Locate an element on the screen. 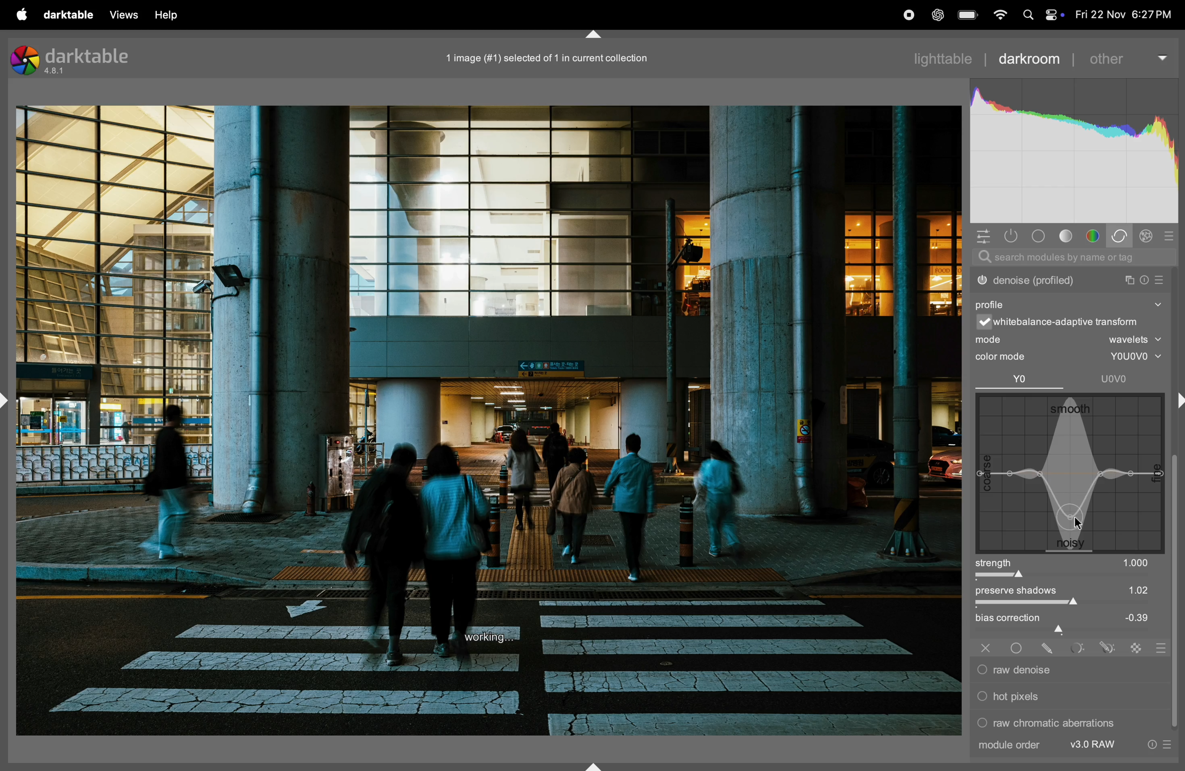 The height and width of the screenshot is (771, 1185). show is located at coordinates (1158, 306).